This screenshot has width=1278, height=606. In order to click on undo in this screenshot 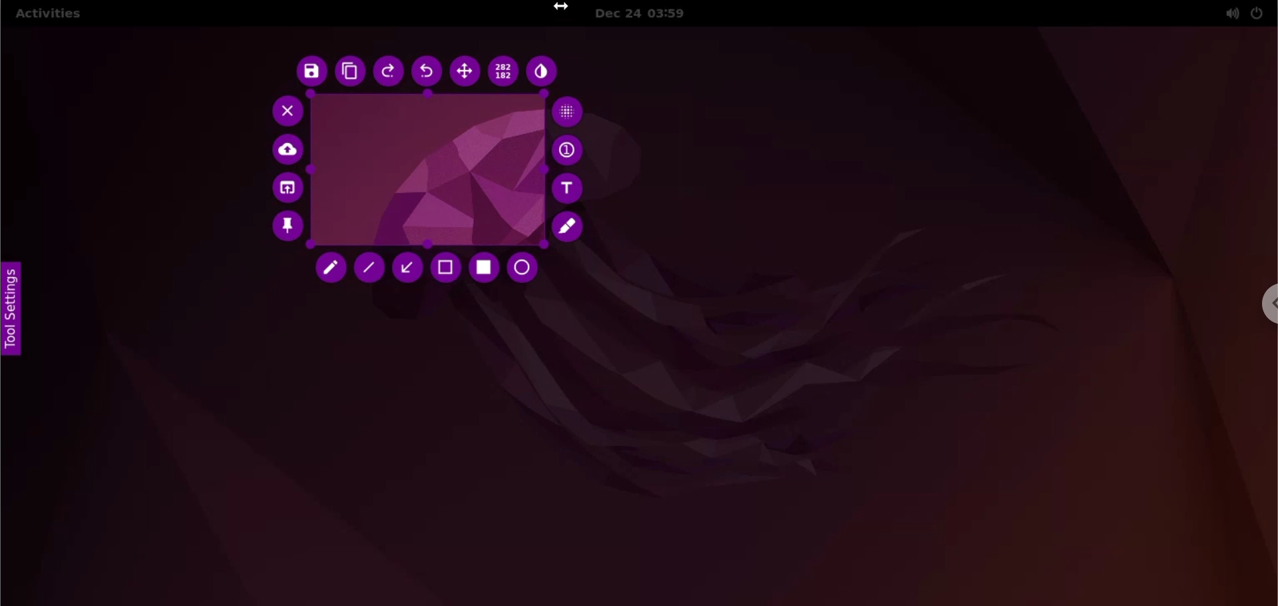, I will do `click(425, 72)`.